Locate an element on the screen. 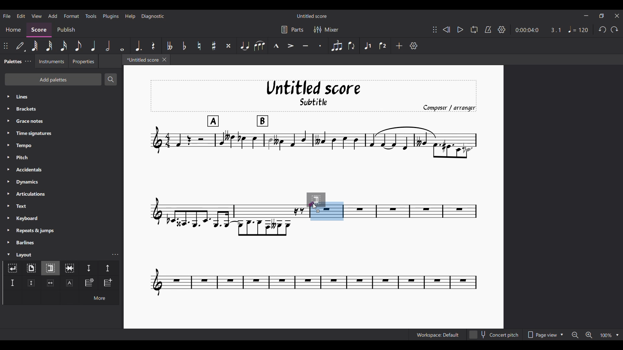 The image size is (623, 350). Palette settings is located at coordinates (28, 61).